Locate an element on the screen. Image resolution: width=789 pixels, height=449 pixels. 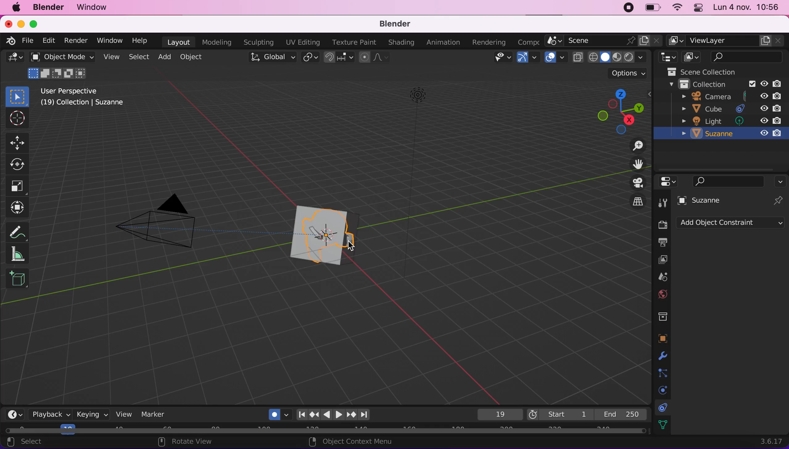
add object constraints is located at coordinates (730, 224).